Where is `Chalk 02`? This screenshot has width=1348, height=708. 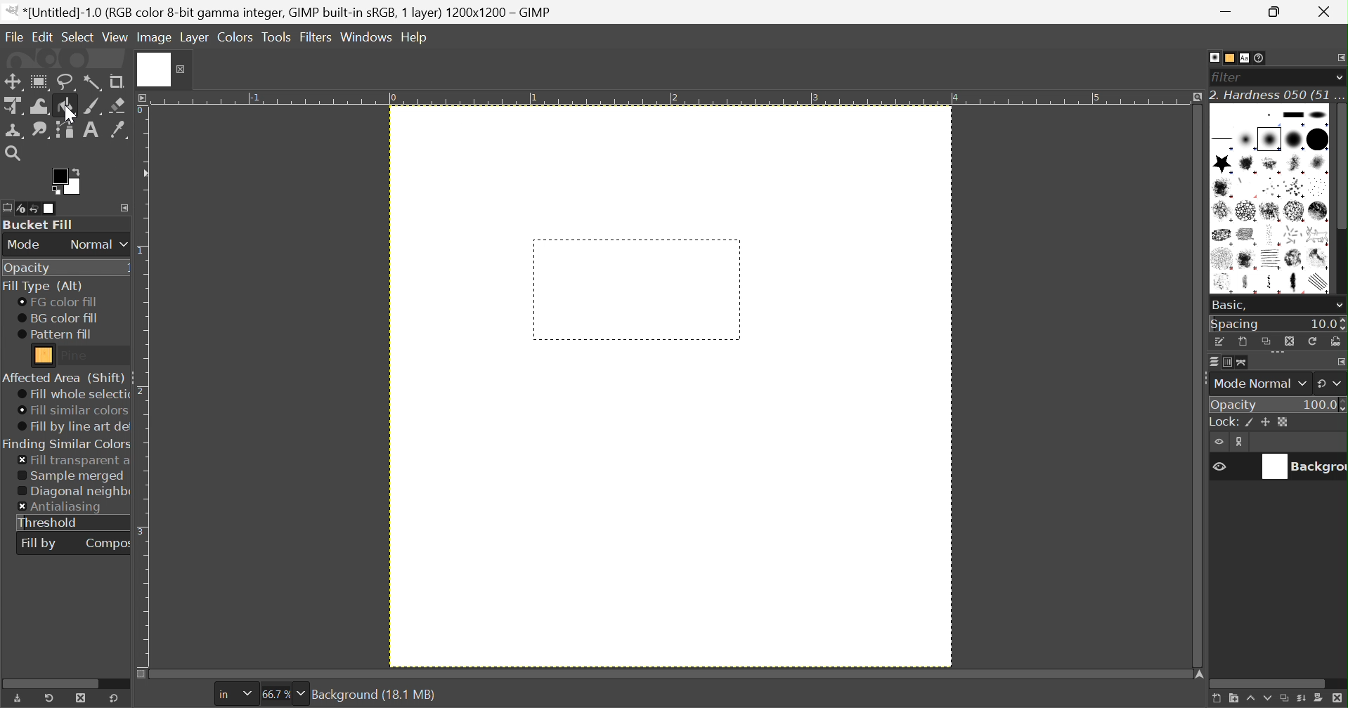 Chalk 02 is located at coordinates (1293, 211).